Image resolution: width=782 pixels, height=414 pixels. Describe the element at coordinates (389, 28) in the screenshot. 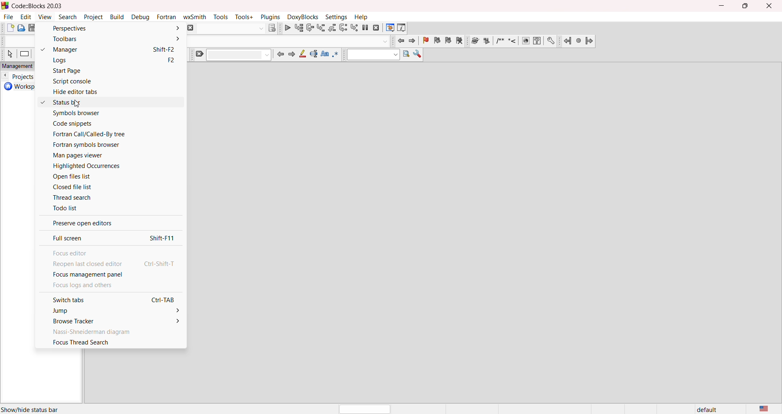

I see `debugging window ` at that location.